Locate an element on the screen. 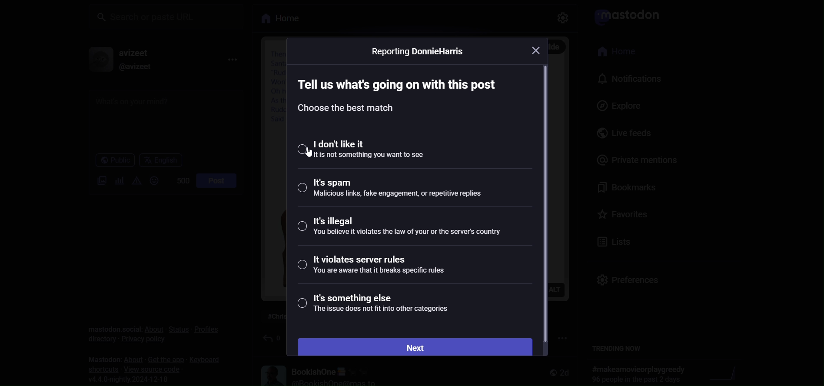 This screenshot has height=386, width=824. cursor is located at coordinates (309, 154).